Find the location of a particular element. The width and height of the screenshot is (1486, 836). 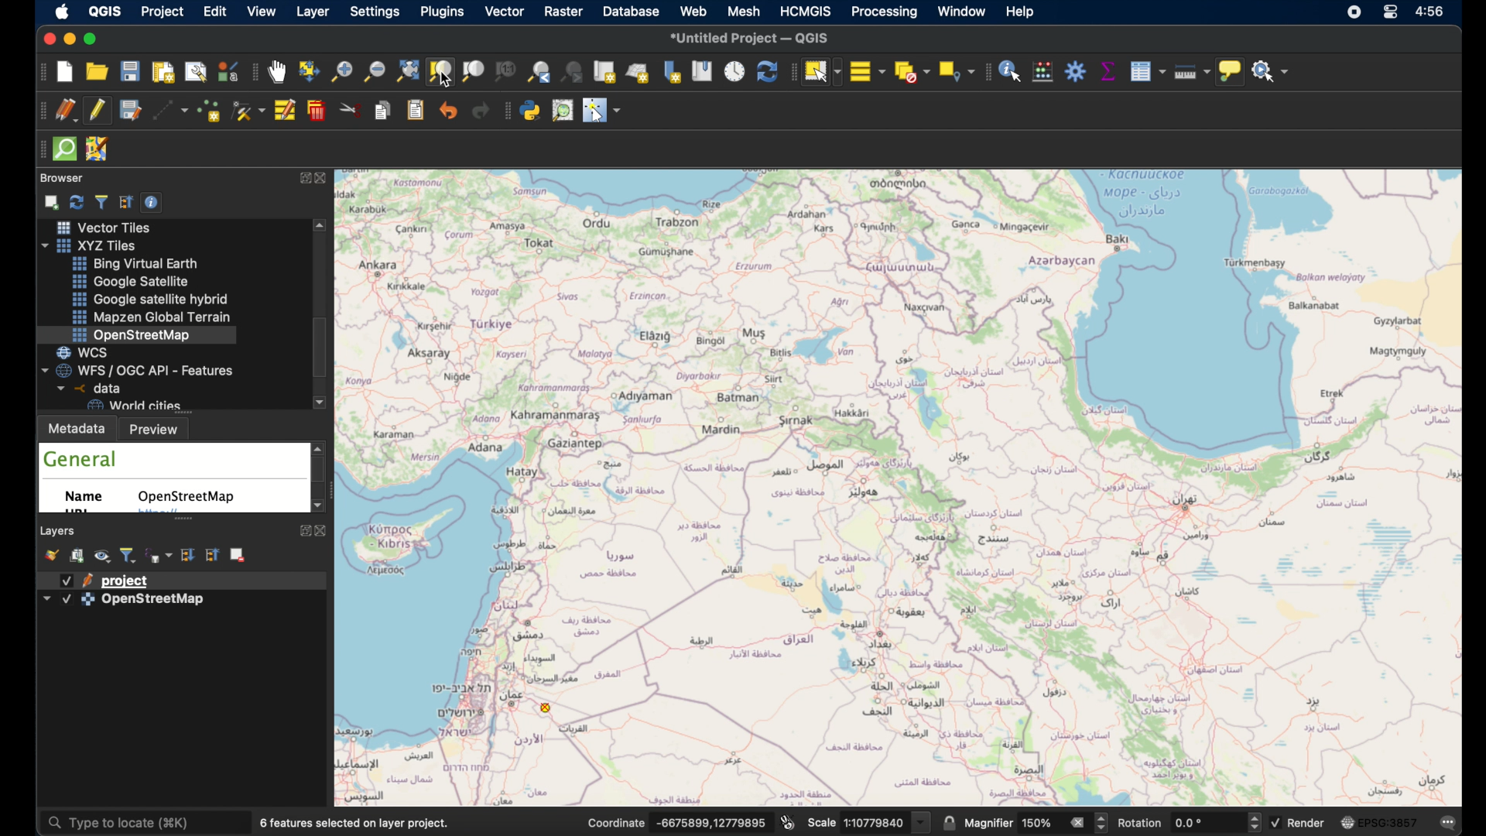

screen recorder icon is located at coordinates (1354, 13).